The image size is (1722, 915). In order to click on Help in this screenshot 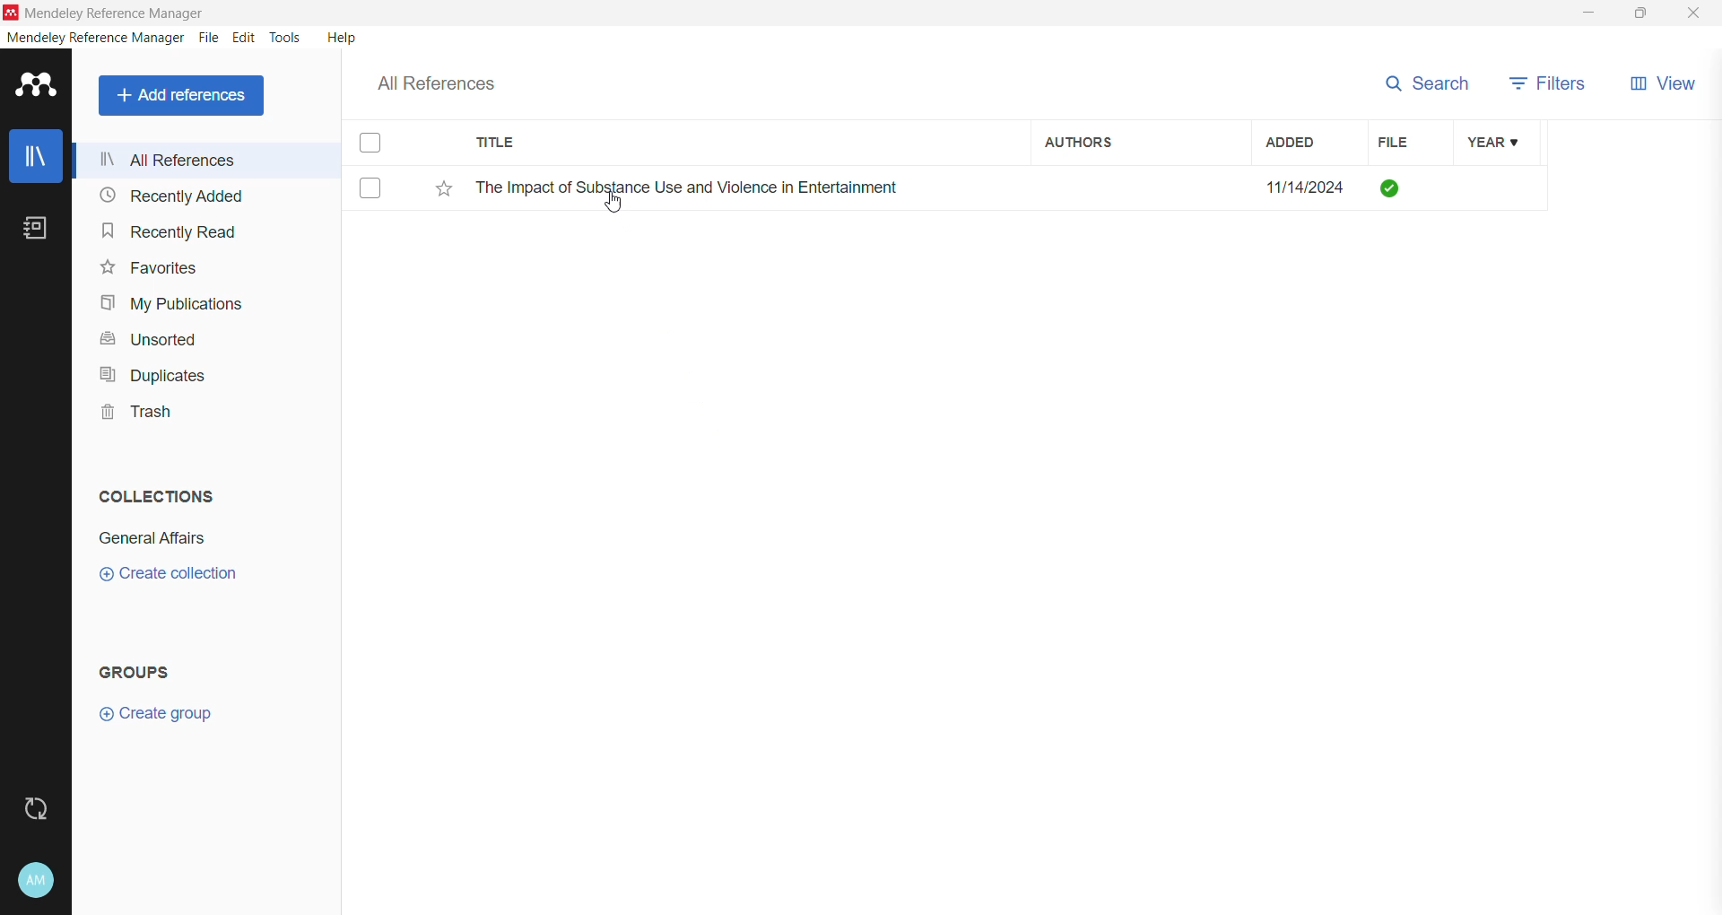, I will do `click(340, 37)`.